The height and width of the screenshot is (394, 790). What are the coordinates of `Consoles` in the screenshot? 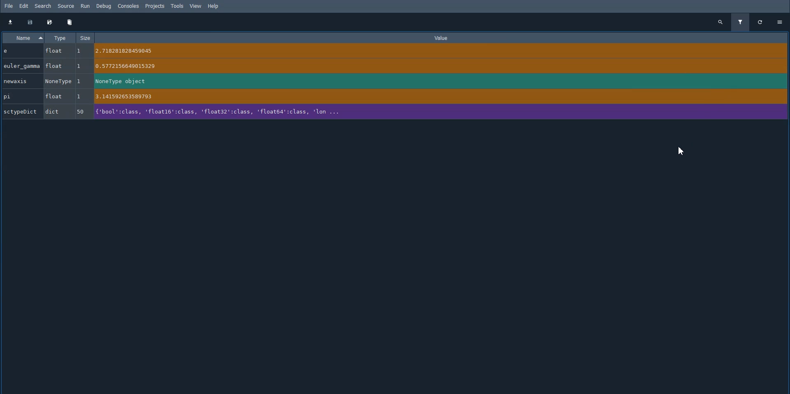 It's located at (128, 6).